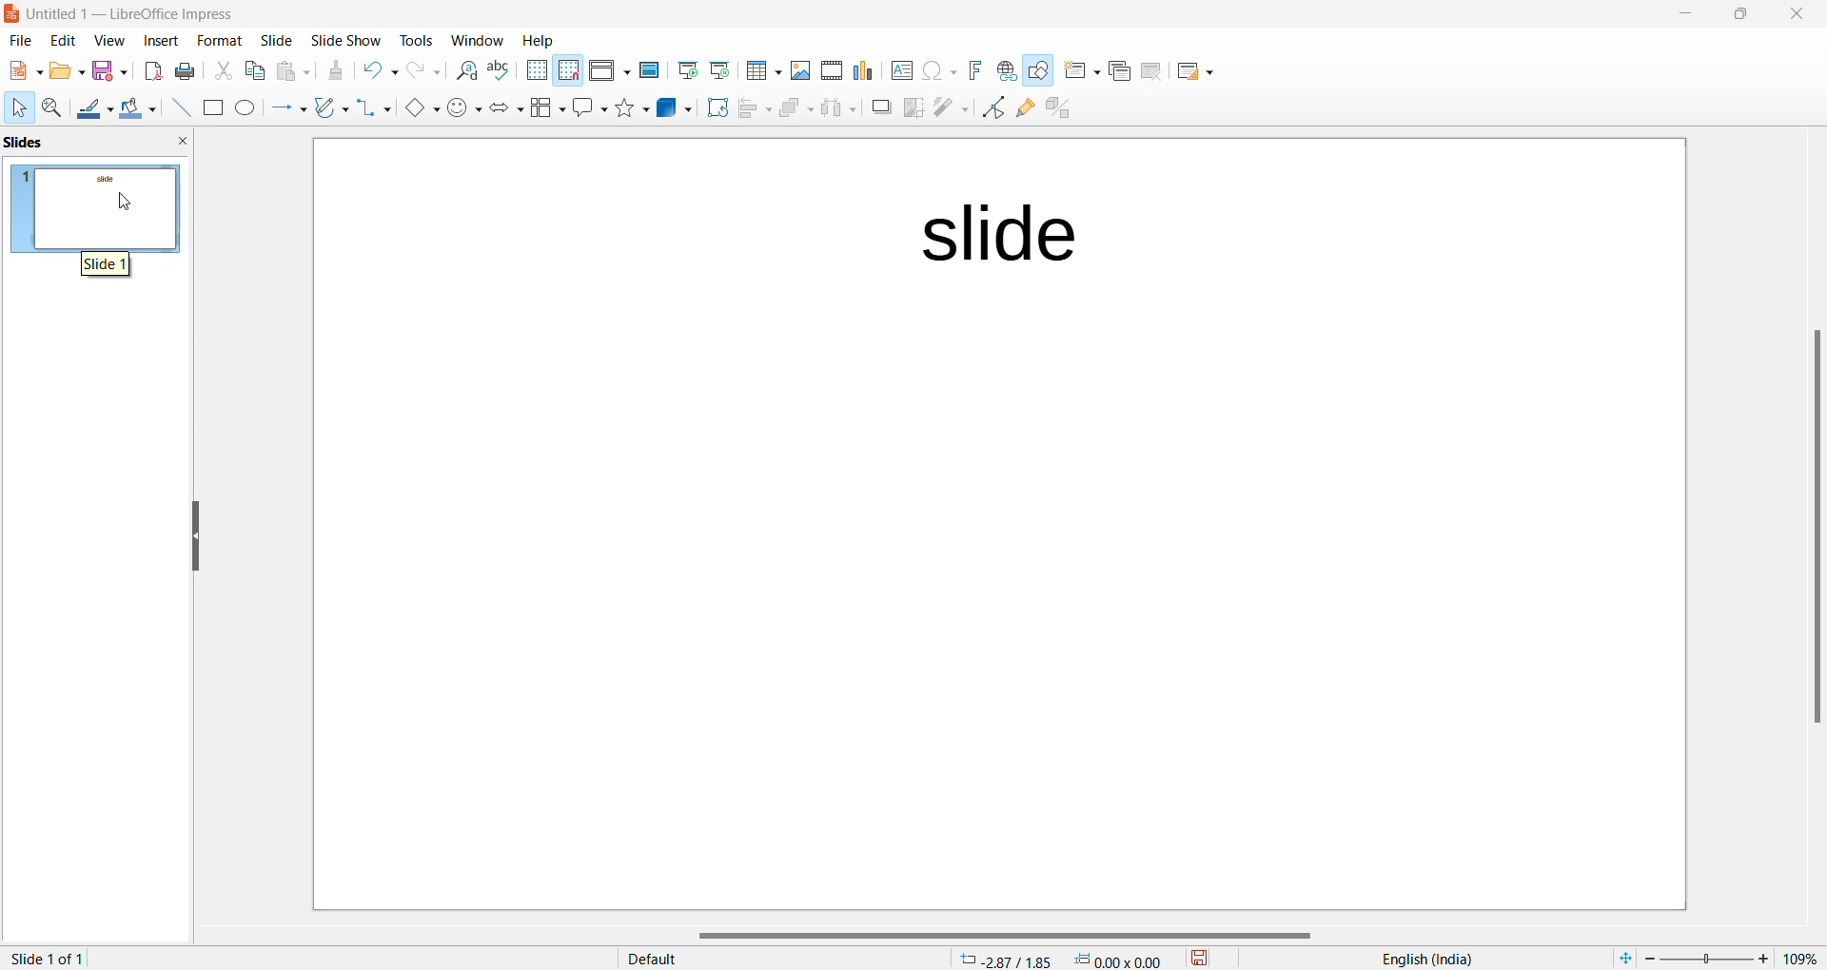  What do you see at coordinates (1003, 71) in the screenshot?
I see `Insert hyperlink` at bounding box center [1003, 71].